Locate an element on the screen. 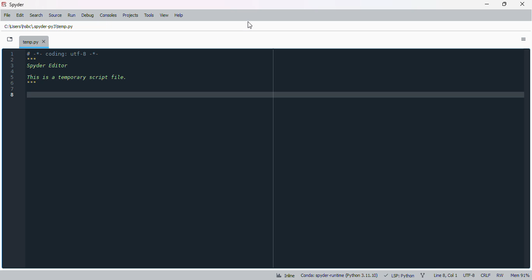 The height and width of the screenshot is (280, 532). close is located at coordinates (522, 4).